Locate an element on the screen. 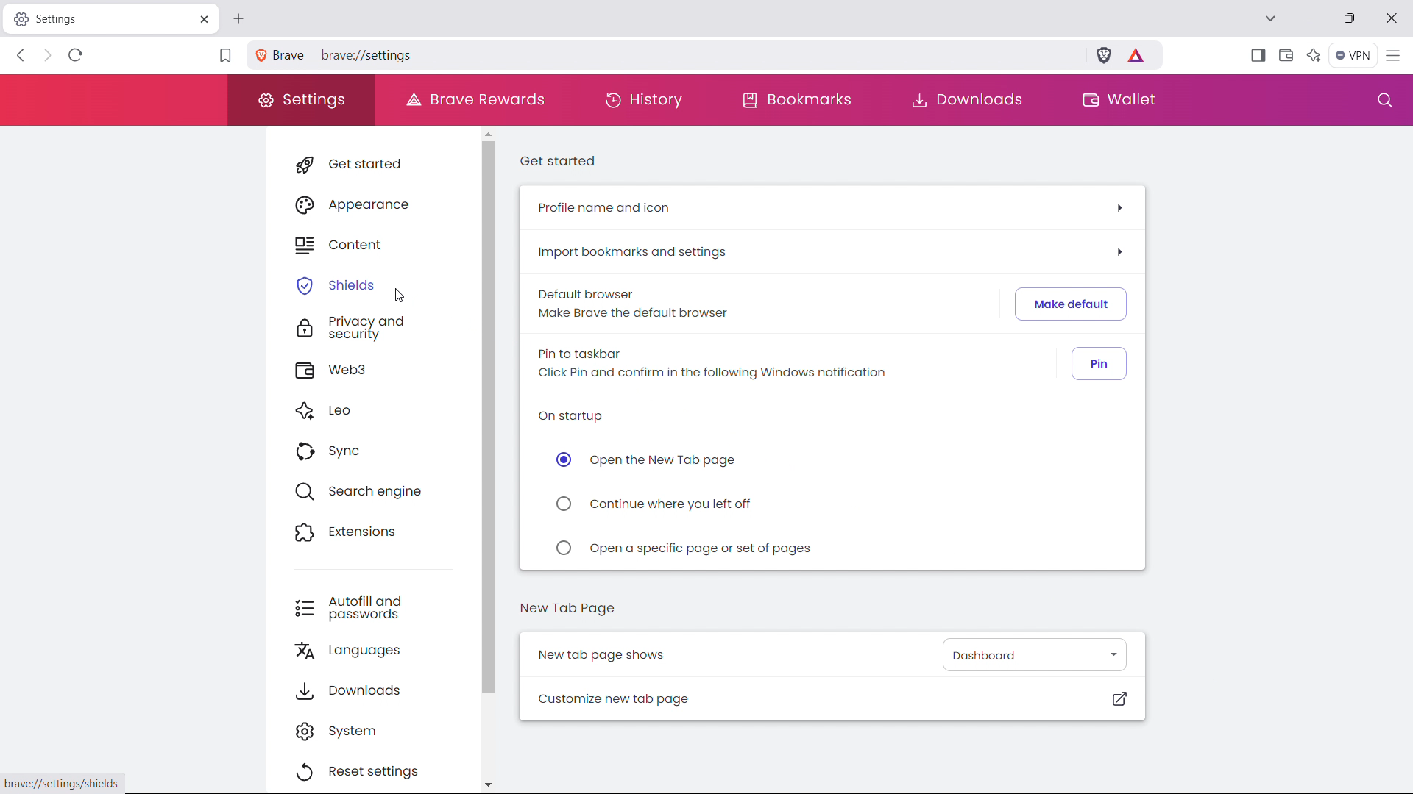 This screenshot has width=1413, height=794. minimize is located at coordinates (1308, 19).